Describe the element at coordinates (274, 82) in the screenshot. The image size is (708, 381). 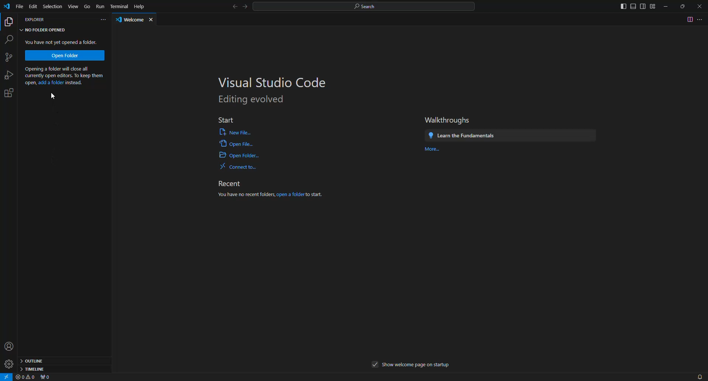
I see `visual studio code` at that location.